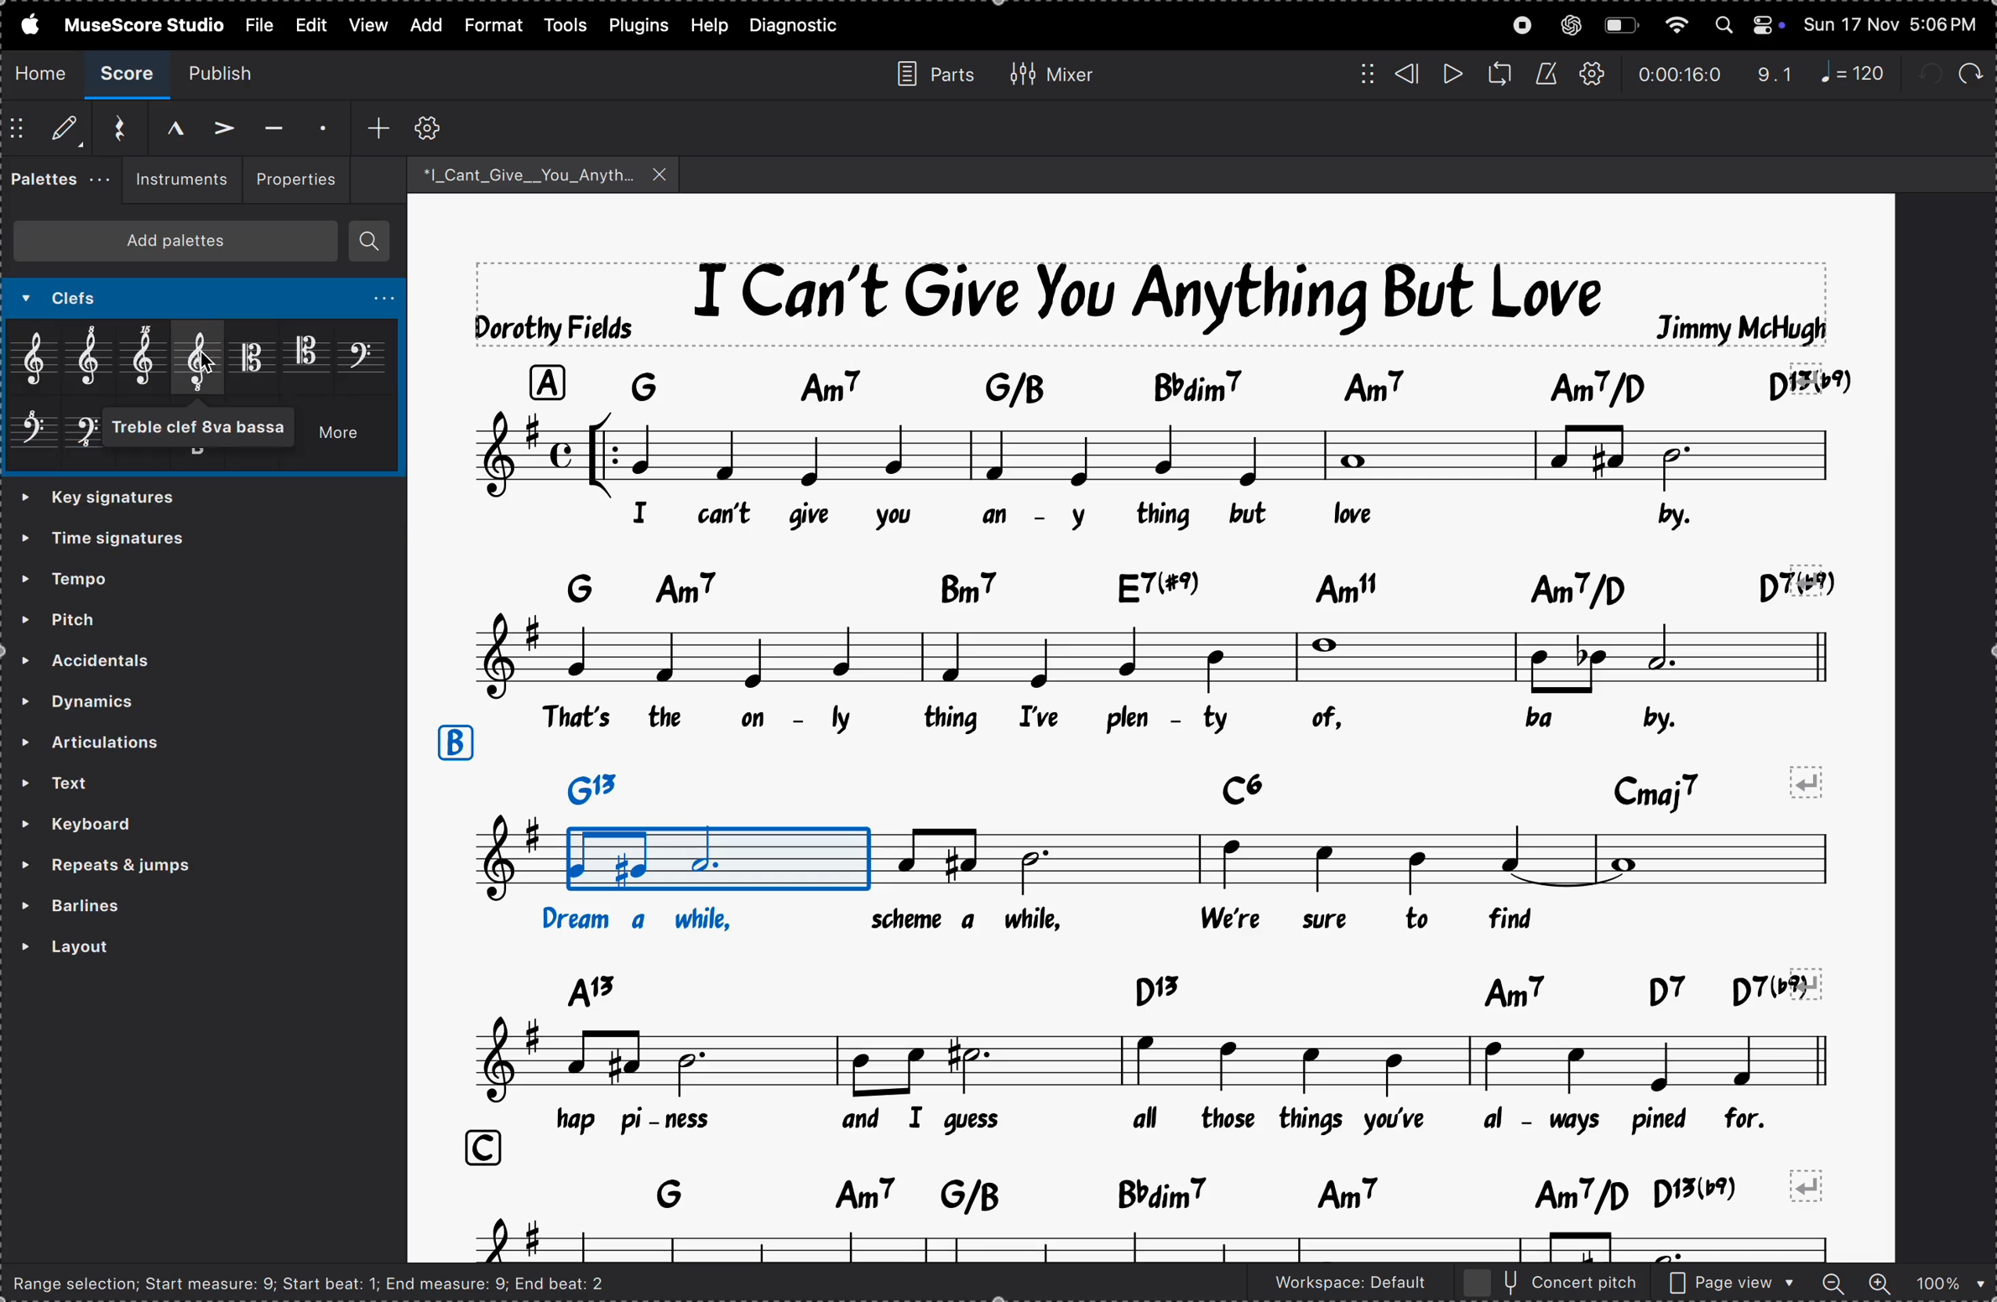 The width and height of the screenshot is (1997, 1302). What do you see at coordinates (1775, 75) in the screenshot?
I see `redo` at bounding box center [1775, 75].